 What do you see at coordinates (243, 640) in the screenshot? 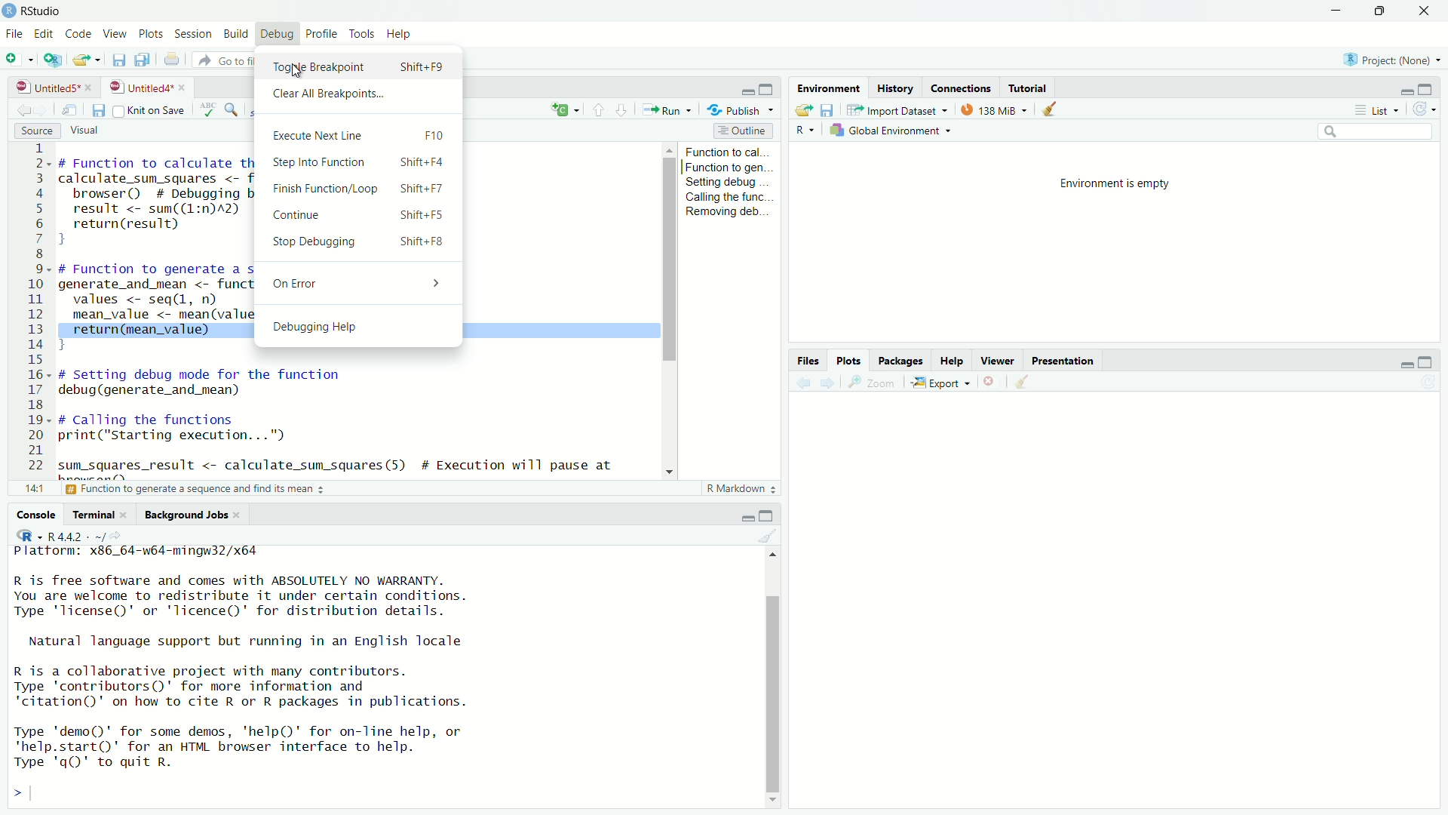
I see `Natural language support but running in an English locale` at bounding box center [243, 640].